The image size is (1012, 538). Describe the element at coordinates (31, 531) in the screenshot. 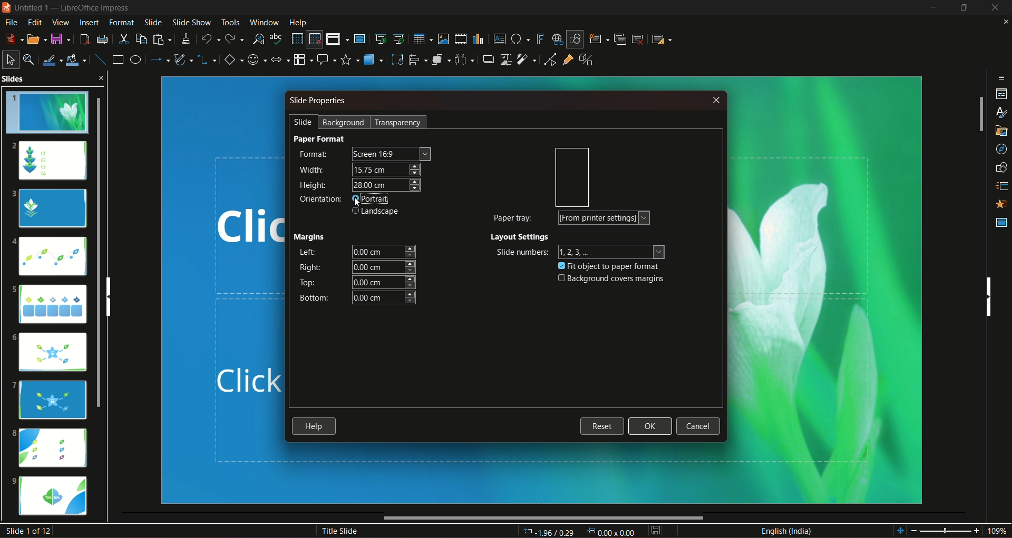

I see `slide number` at that location.